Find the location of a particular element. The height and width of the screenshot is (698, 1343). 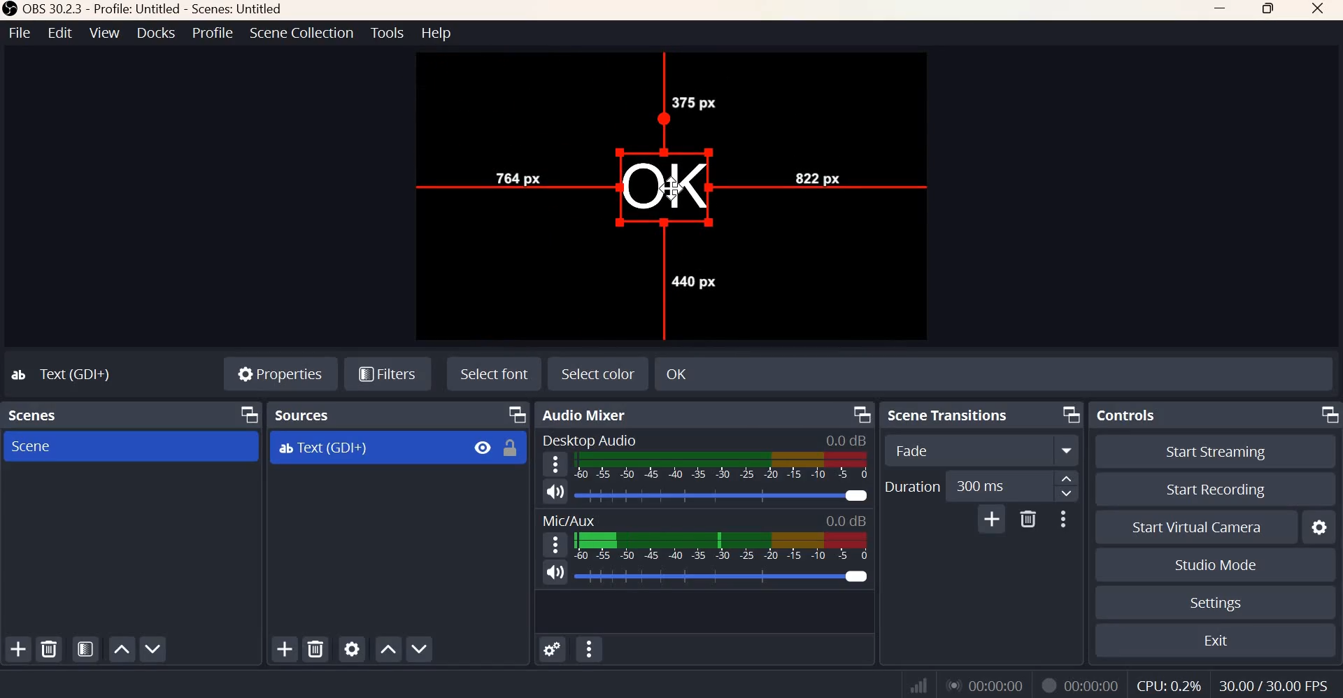

source element OK is located at coordinates (662, 188).